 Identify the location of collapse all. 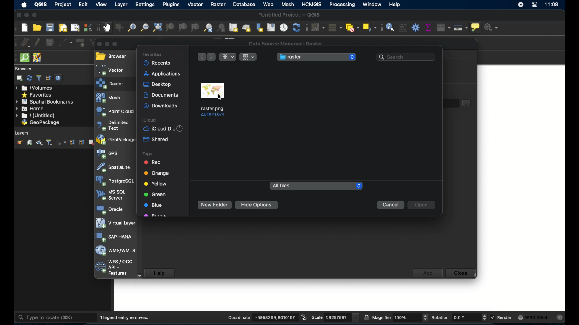
(48, 78).